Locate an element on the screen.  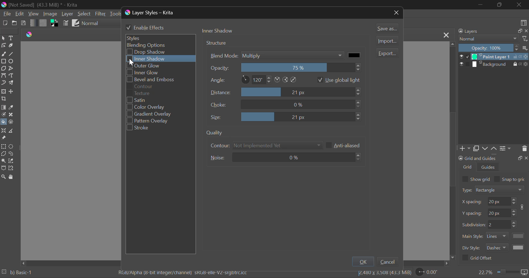
Window Title is located at coordinates (152, 13).